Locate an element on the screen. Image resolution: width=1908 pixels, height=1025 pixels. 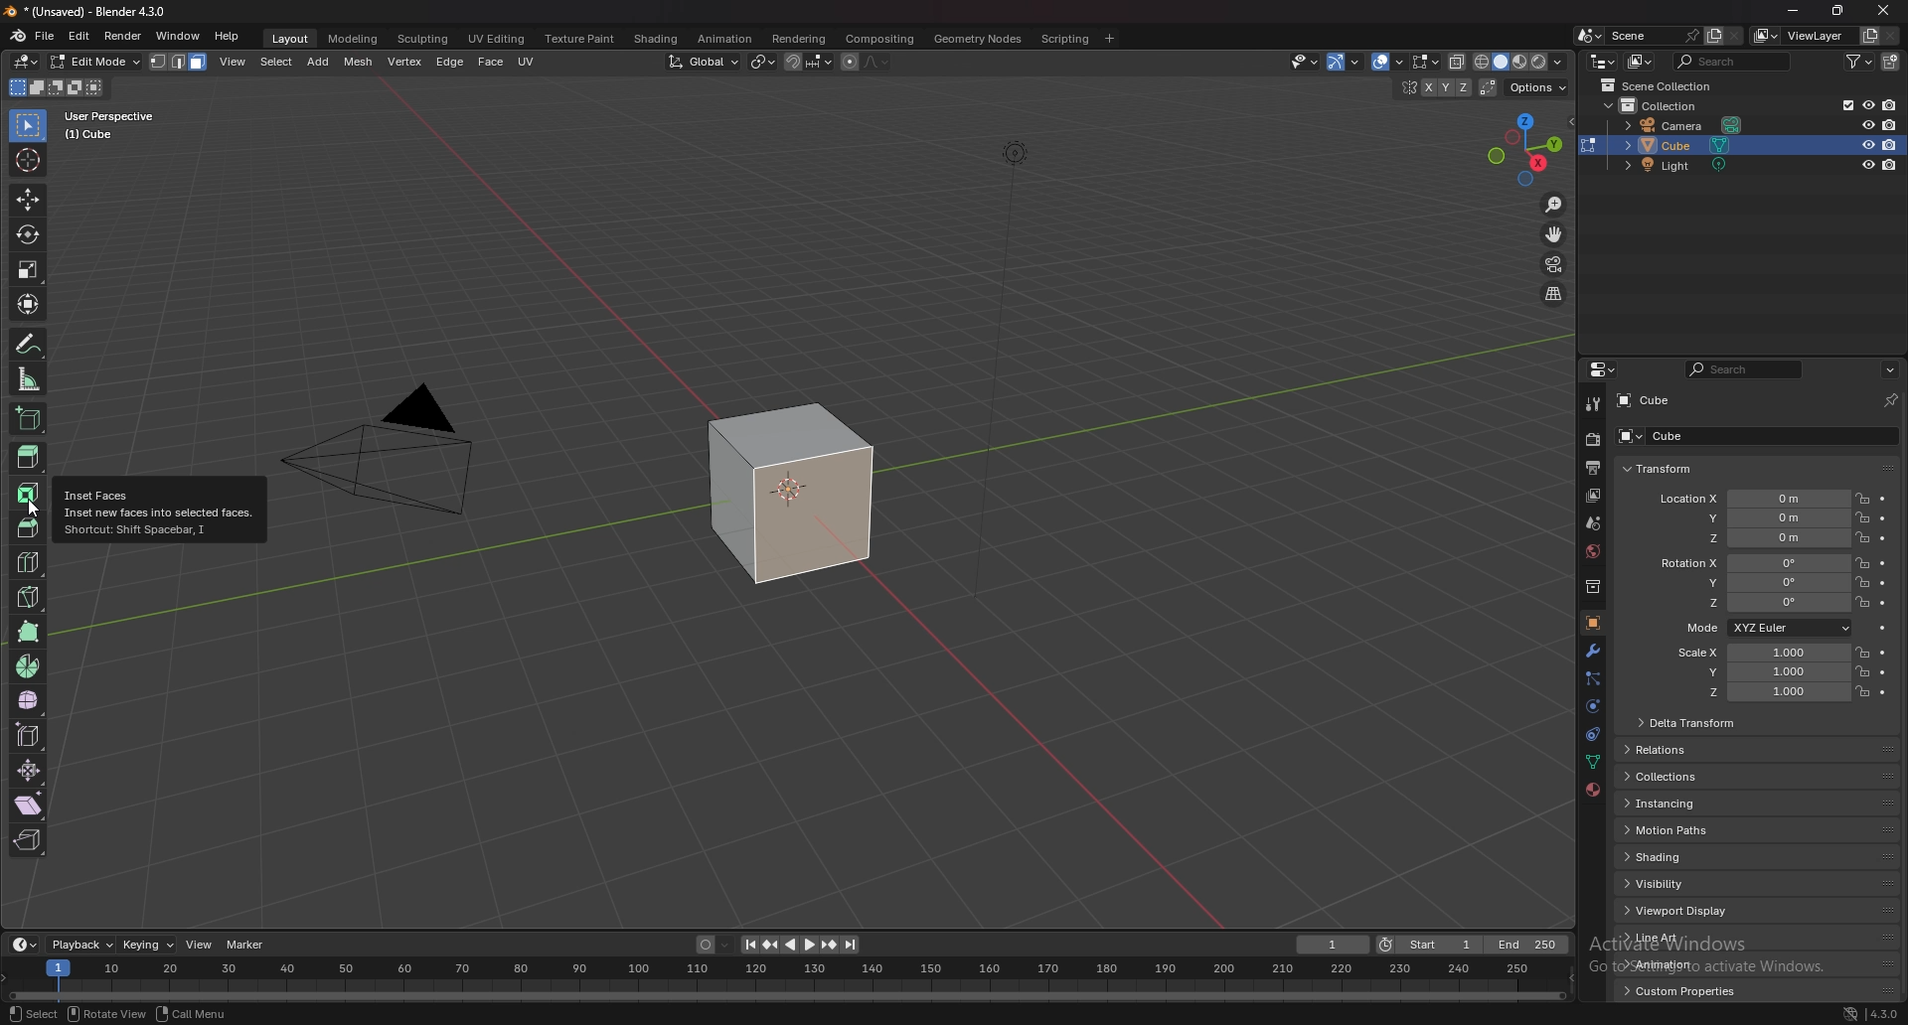
view layer is located at coordinates (1594, 496).